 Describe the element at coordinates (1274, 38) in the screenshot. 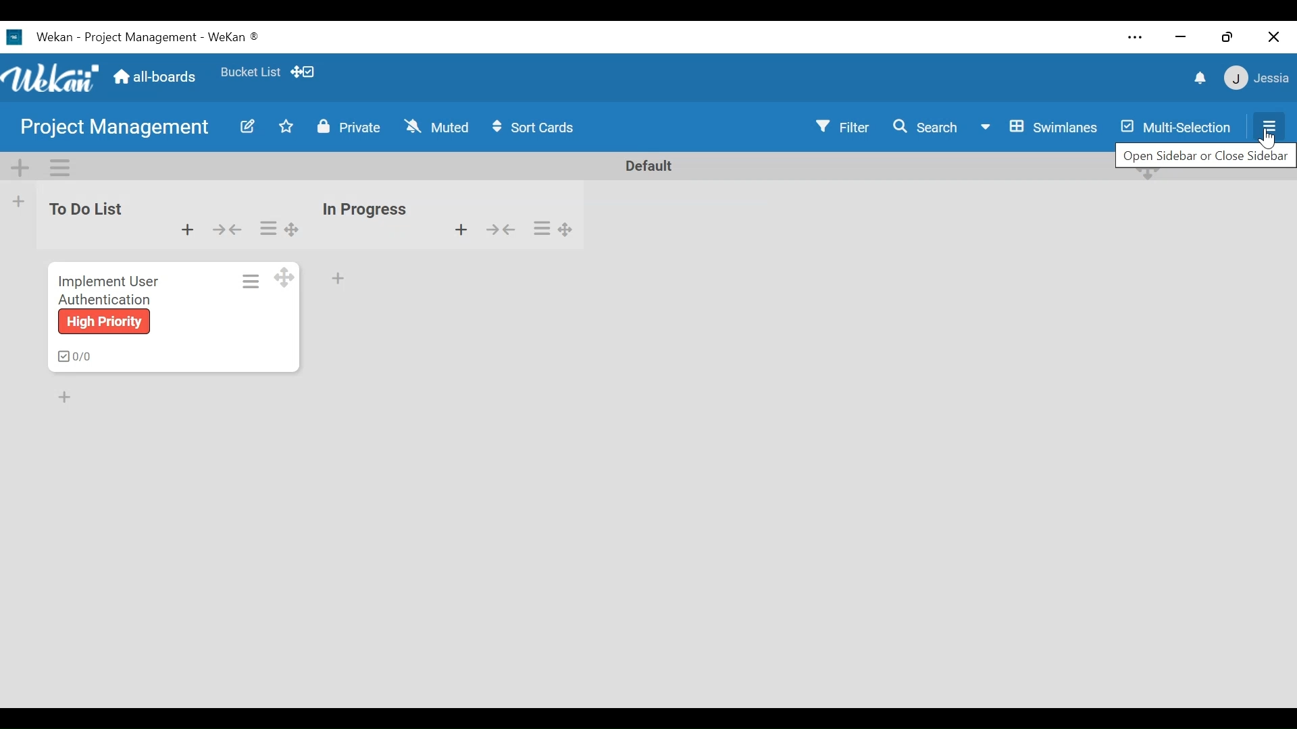

I see `close` at that location.